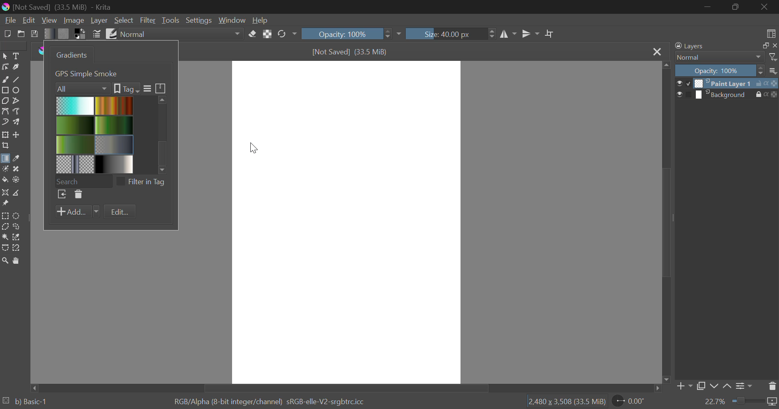 The image size is (779, 409). Describe the element at coordinates (287, 34) in the screenshot. I see `Rotate` at that location.